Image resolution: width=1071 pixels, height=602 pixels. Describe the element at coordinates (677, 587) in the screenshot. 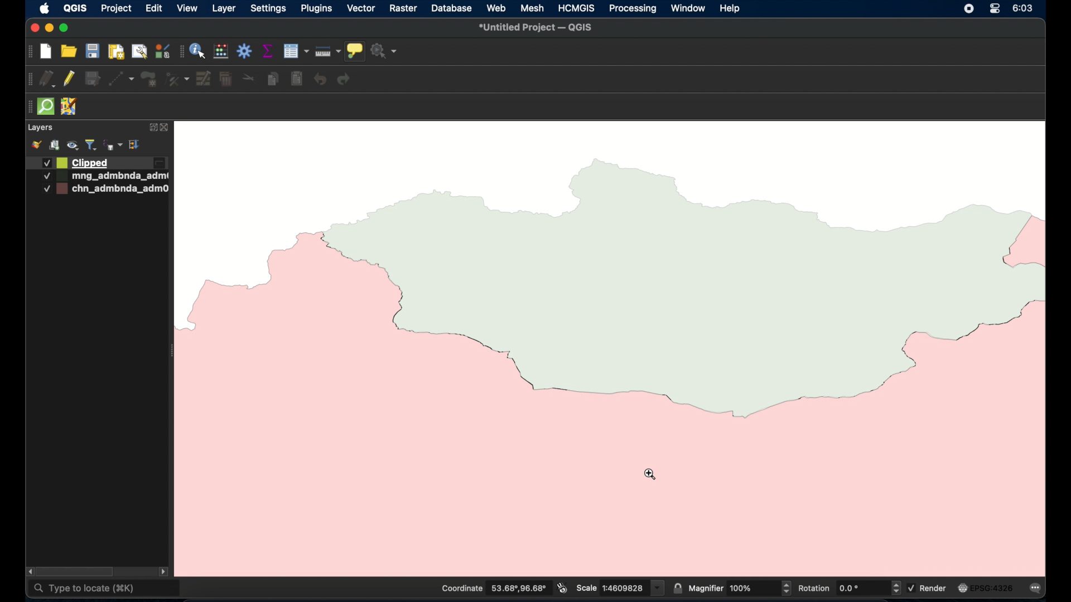

I see `lock scale` at that location.